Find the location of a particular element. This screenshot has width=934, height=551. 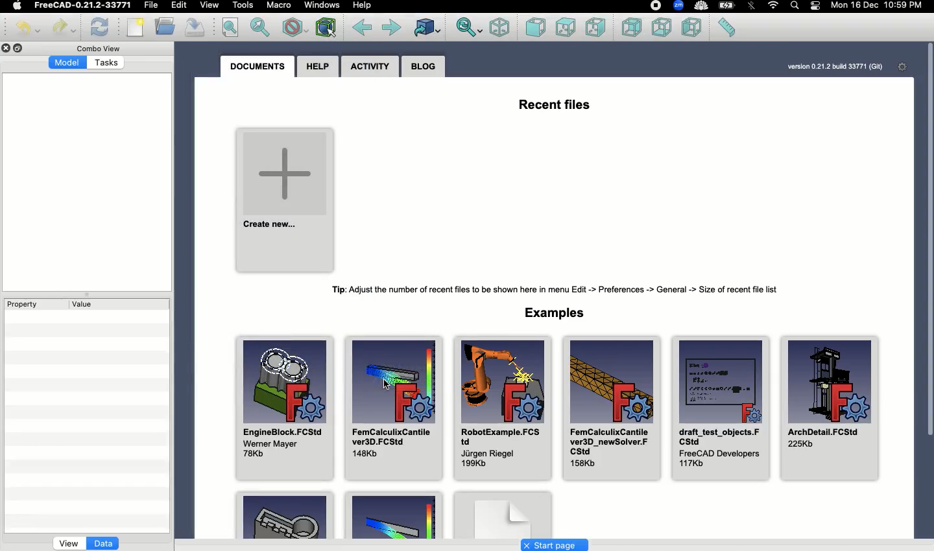

Fit all is located at coordinates (230, 29).